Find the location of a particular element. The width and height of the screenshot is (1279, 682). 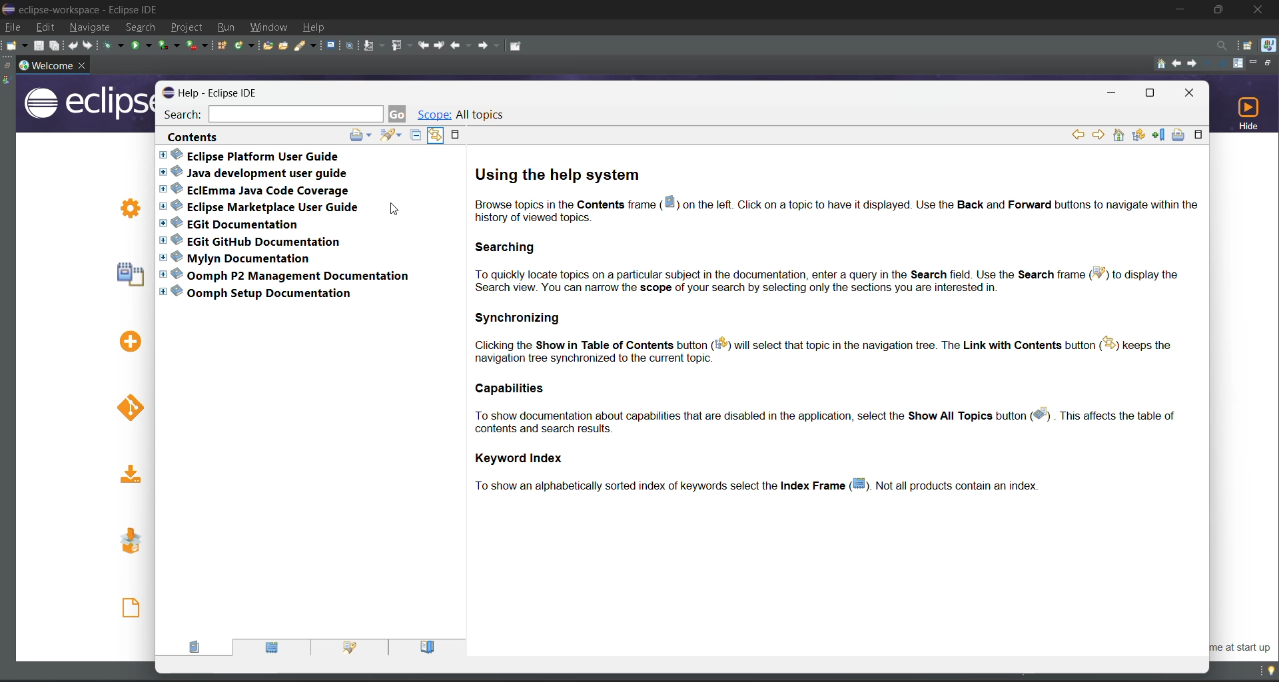

capabilities is located at coordinates (834, 413).